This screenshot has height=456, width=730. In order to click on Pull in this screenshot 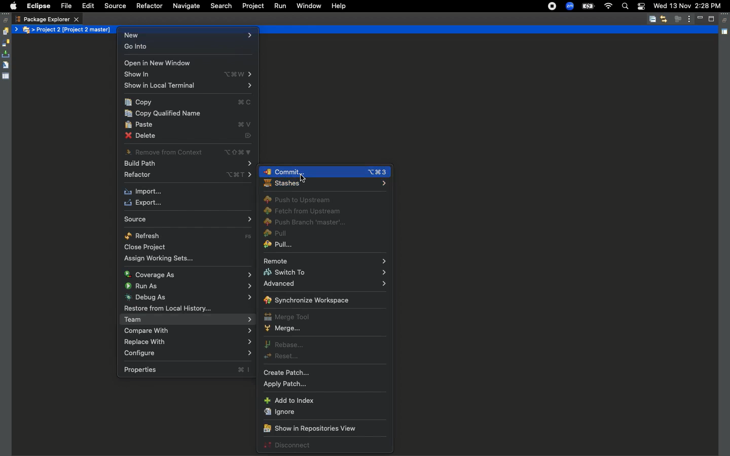, I will do `click(276, 235)`.